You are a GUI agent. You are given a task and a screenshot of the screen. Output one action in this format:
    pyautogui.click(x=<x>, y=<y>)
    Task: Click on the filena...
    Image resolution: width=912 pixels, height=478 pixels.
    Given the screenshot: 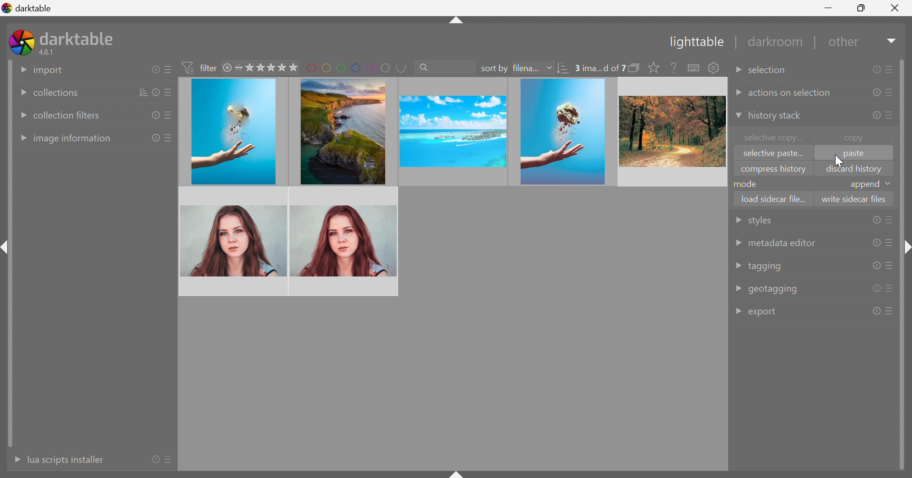 What is the action you would take?
    pyautogui.click(x=525, y=69)
    